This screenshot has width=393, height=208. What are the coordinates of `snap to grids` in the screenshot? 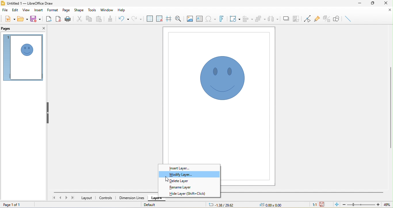 It's located at (160, 20).